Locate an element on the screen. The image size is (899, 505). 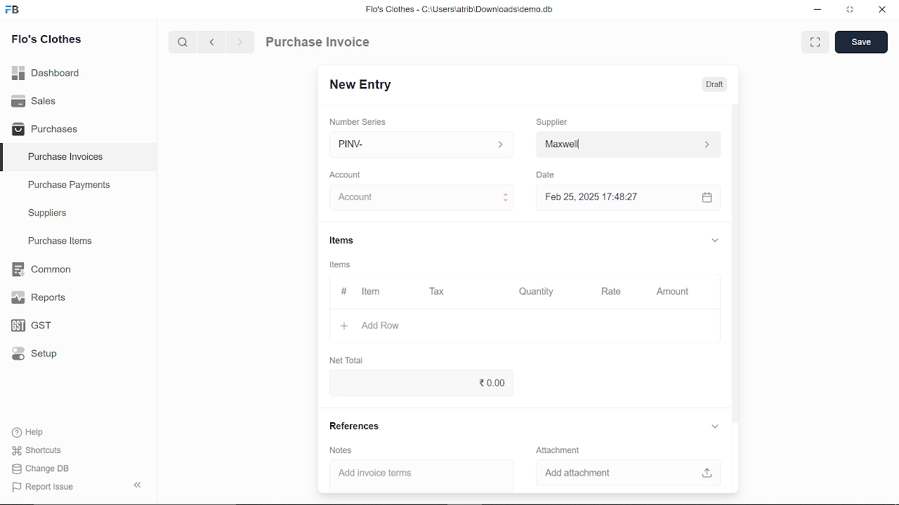
Supplier is located at coordinates (560, 121).